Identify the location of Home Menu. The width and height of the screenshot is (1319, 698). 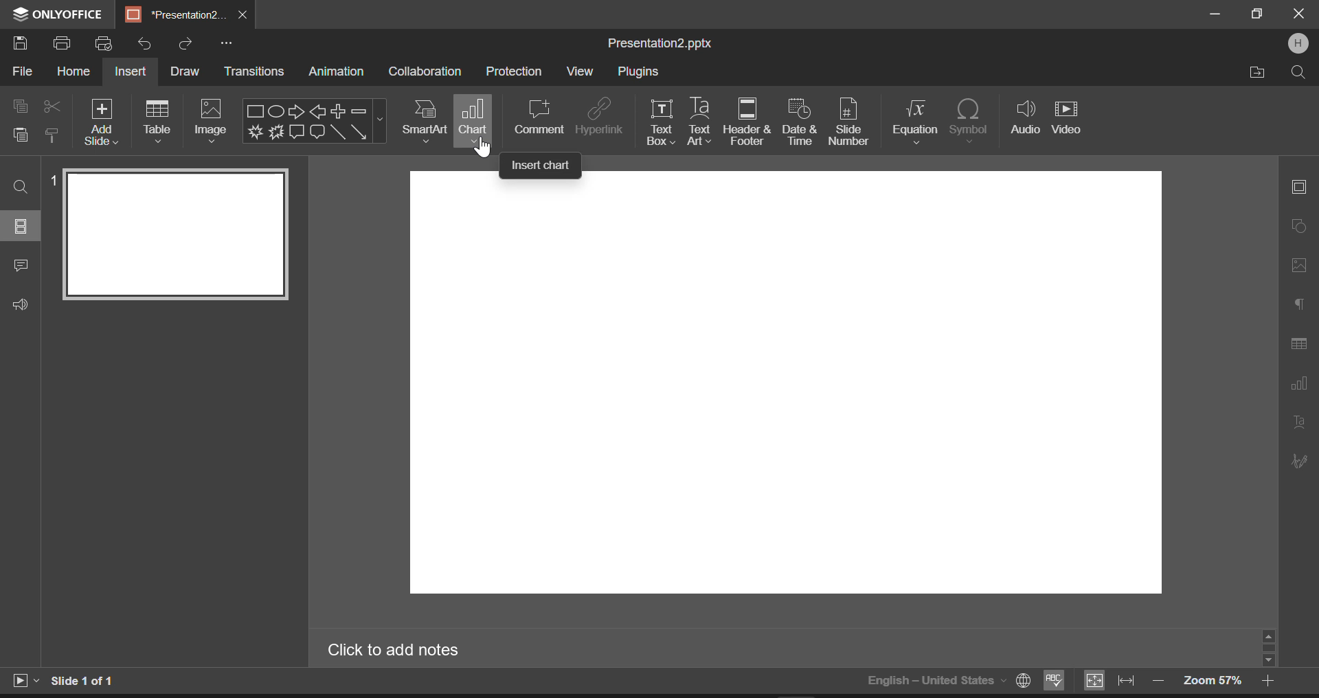
(73, 73).